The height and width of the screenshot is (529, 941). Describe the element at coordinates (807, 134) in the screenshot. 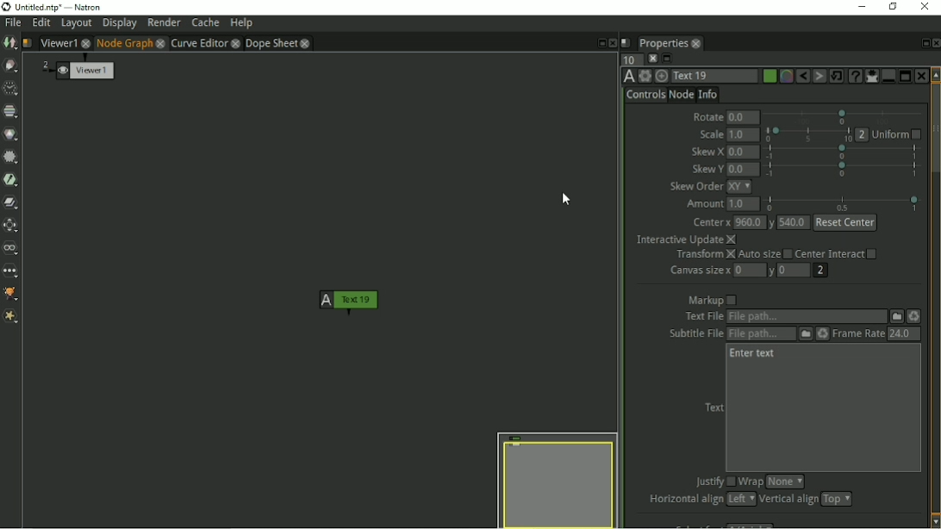

I see `selection bar` at that location.